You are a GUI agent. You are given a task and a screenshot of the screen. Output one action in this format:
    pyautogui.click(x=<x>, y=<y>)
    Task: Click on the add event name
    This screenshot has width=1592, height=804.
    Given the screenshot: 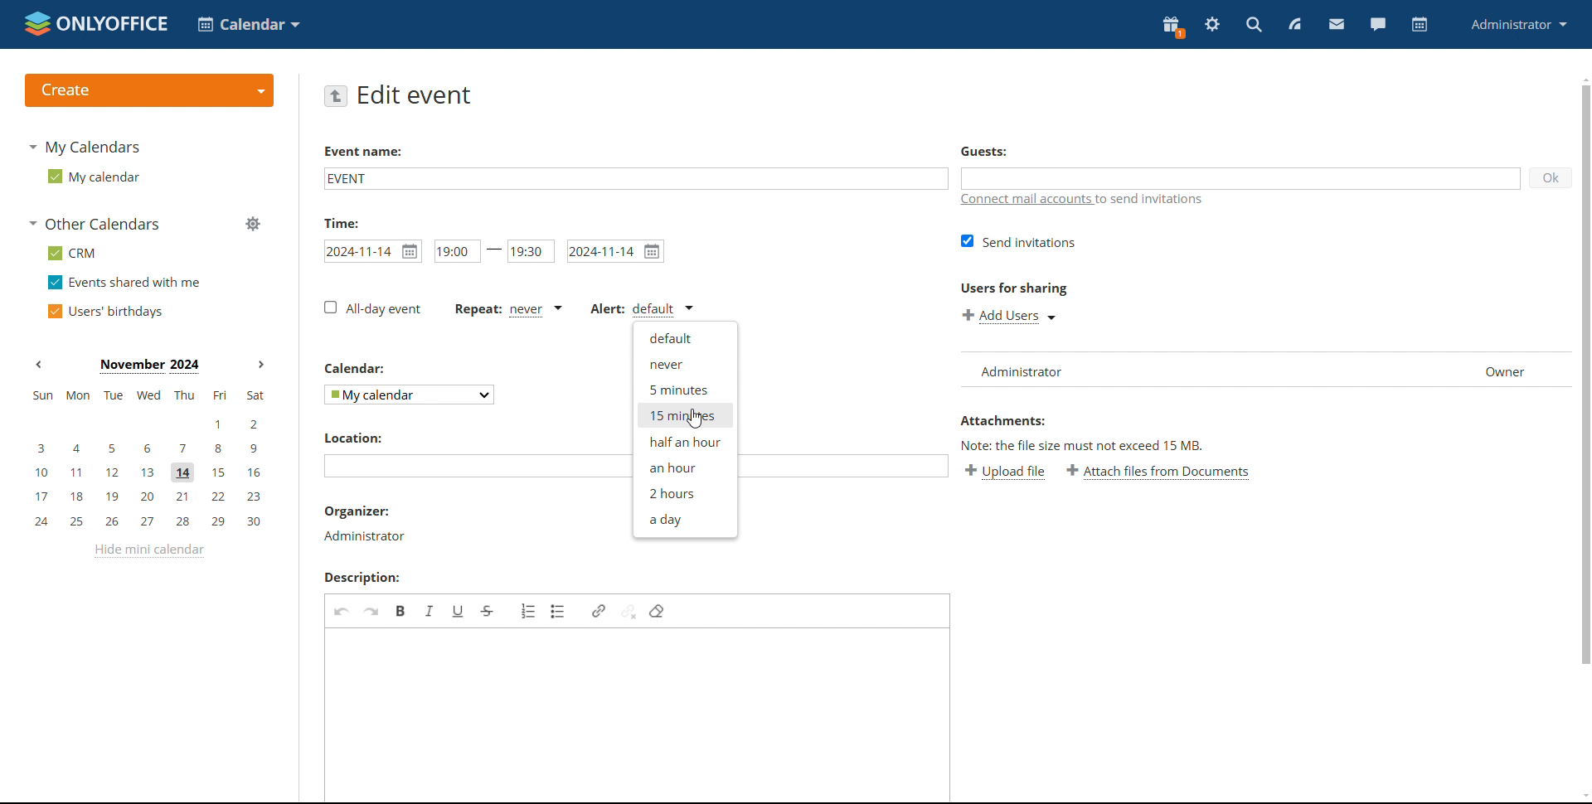 What is the action you would take?
    pyautogui.click(x=634, y=177)
    